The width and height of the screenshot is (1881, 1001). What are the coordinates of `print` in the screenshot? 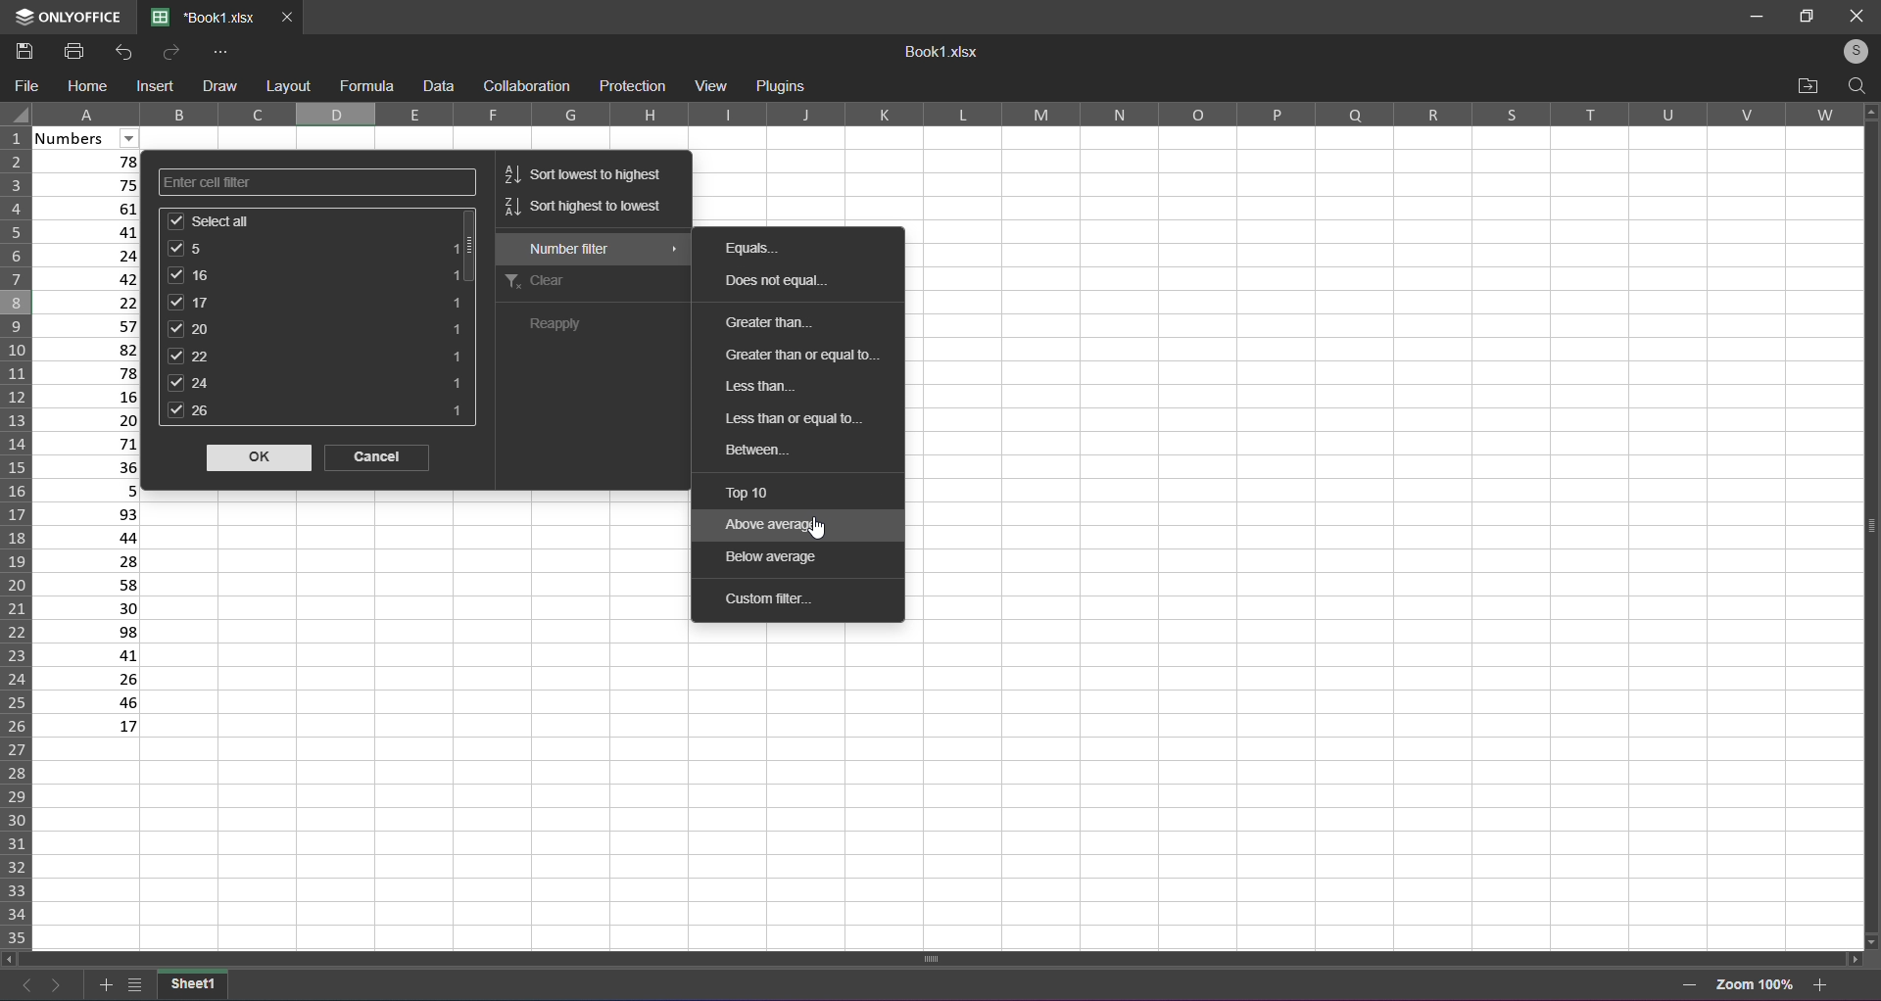 It's located at (72, 51).